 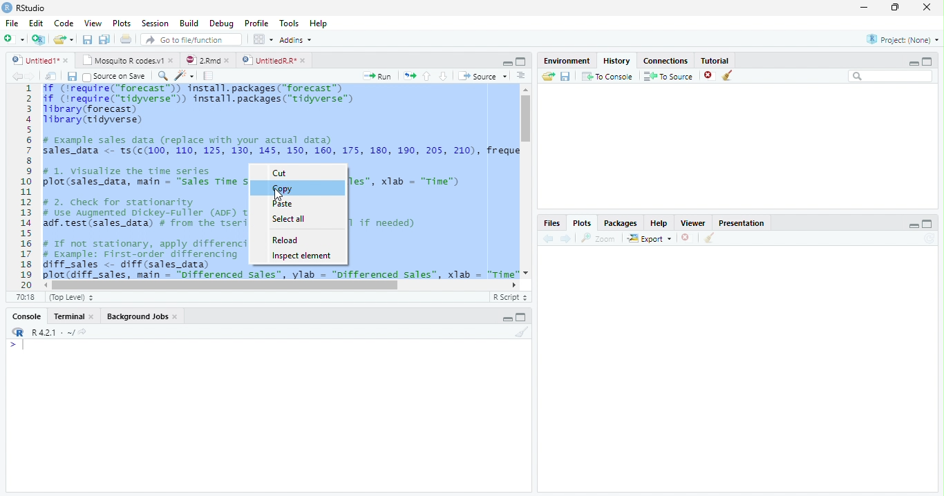 I want to click on Presentation, so click(x=742, y=223).